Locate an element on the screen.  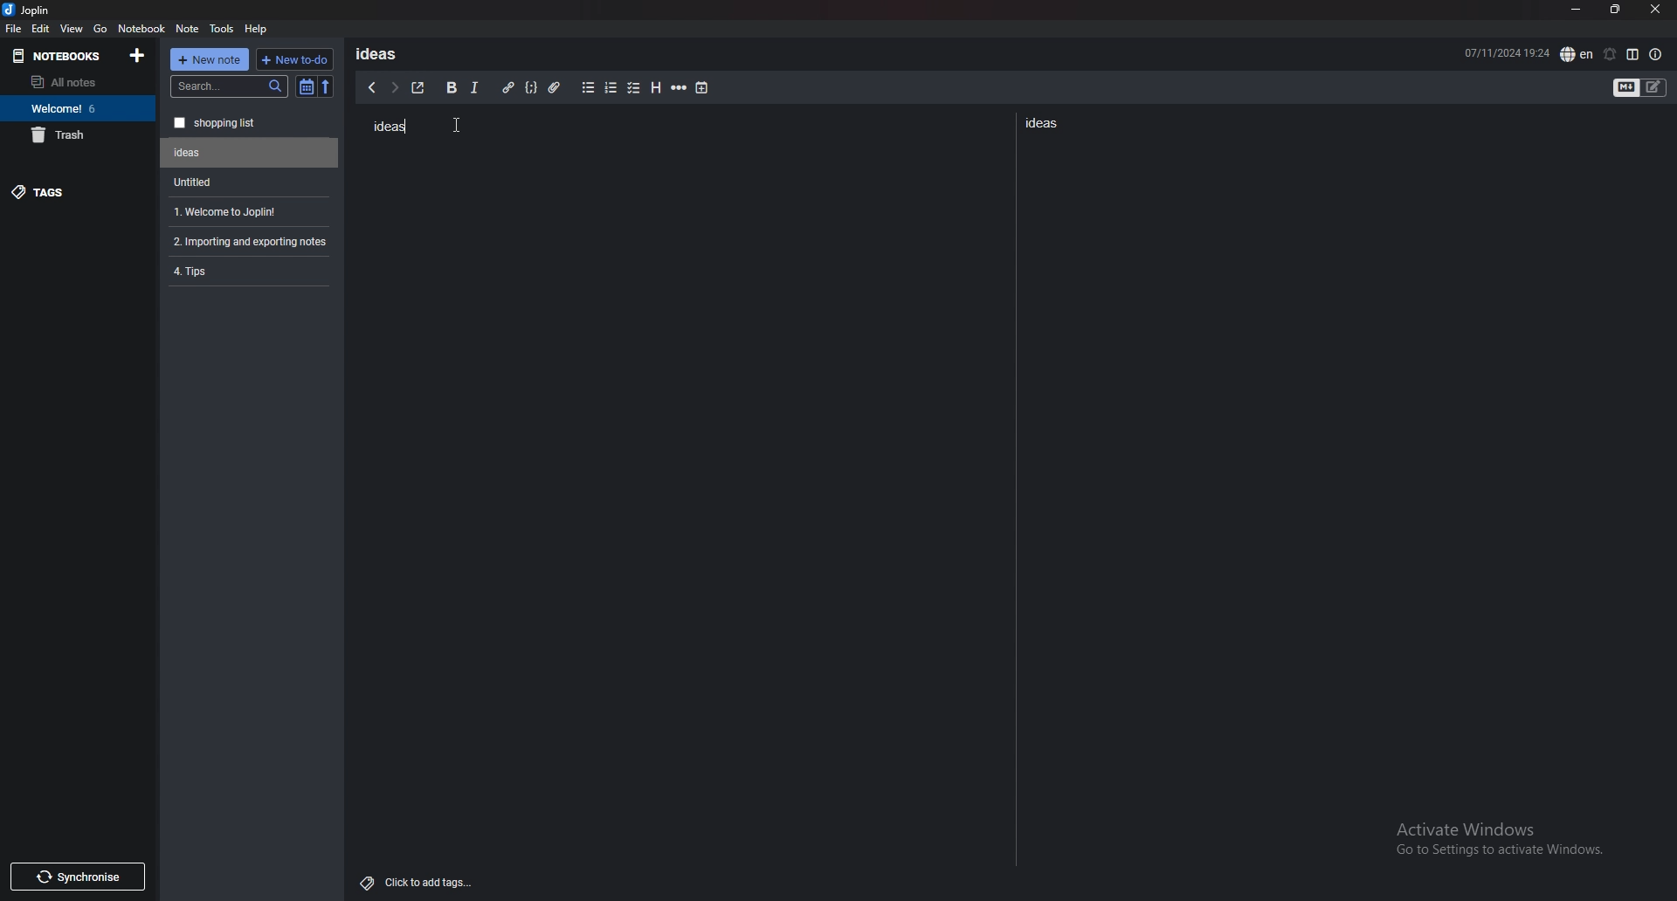
all notes is located at coordinates (74, 82).